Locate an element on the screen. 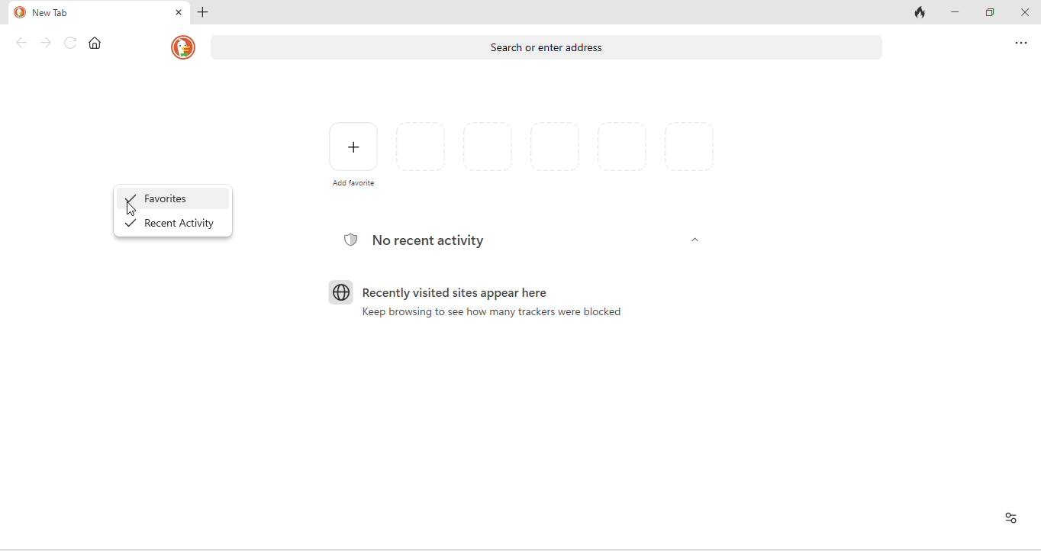  add favorite is located at coordinates (353, 152).